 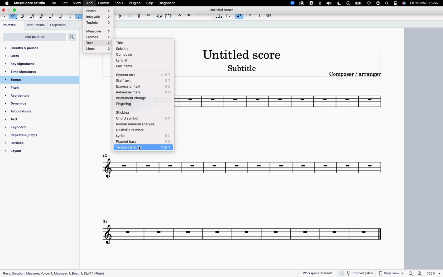 I want to click on score, so click(x=240, y=235).